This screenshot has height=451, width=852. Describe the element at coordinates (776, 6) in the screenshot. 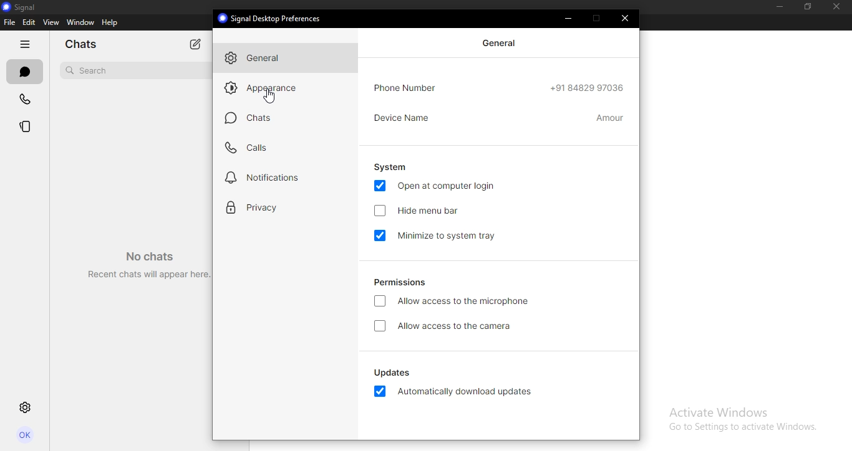

I see `minimize` at that location.